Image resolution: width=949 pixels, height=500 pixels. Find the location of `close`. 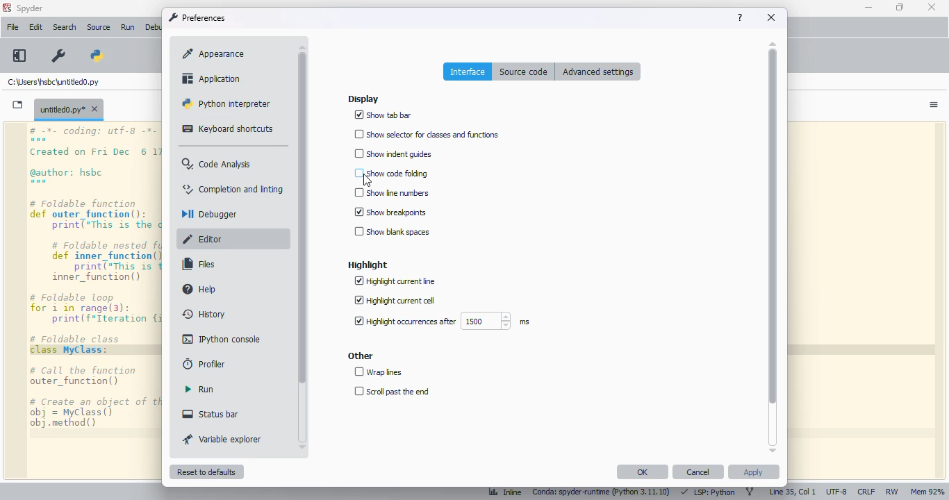

close is located at coordinates (772, 17).